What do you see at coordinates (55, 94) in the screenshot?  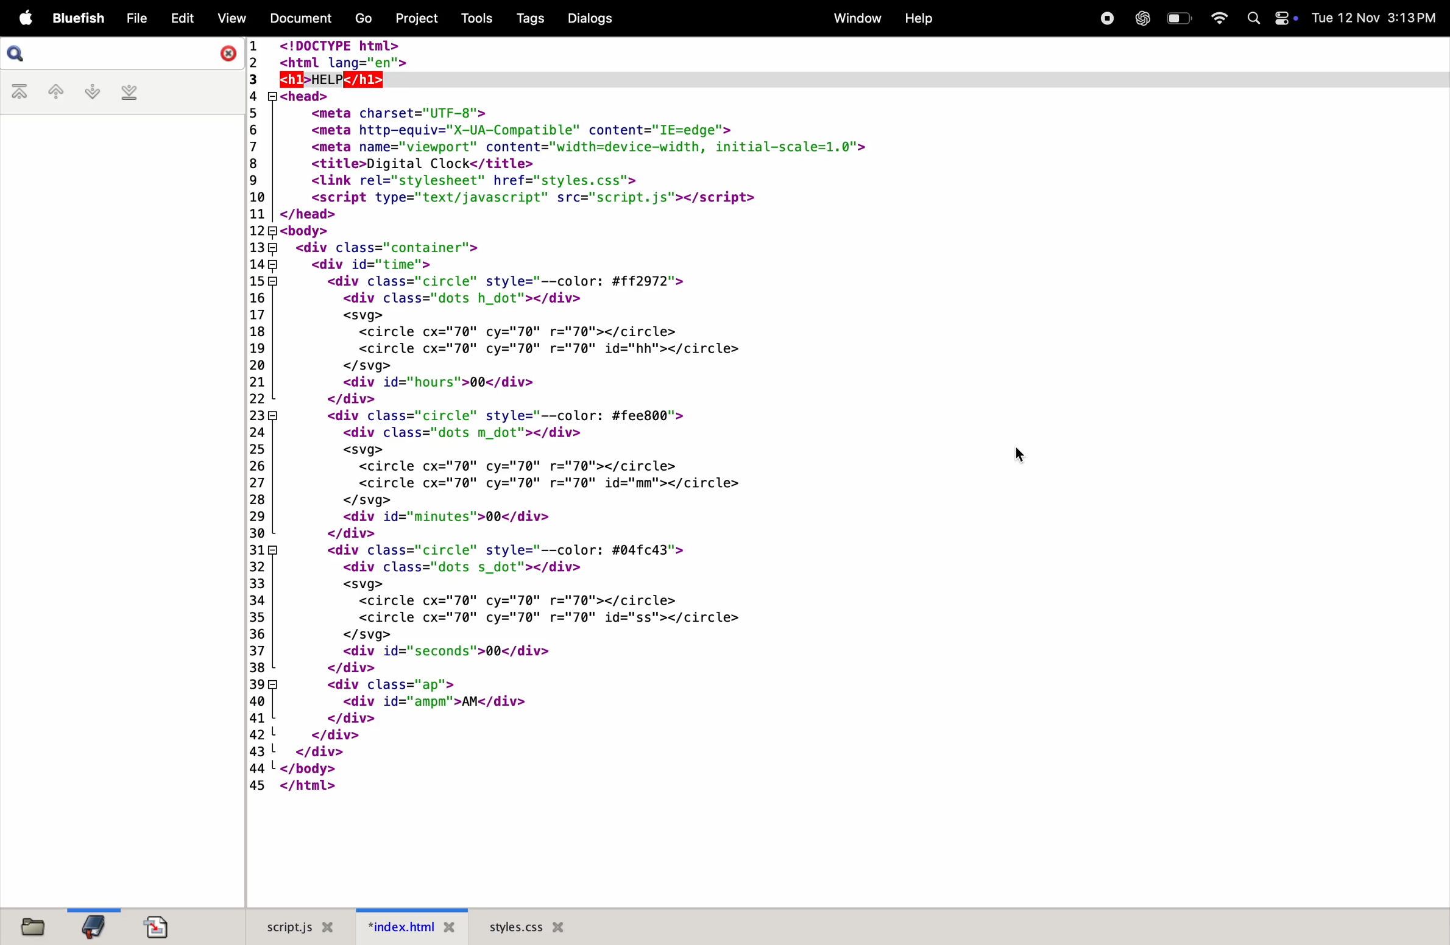 I see `previous book mark` at bounding box center [55, 94].